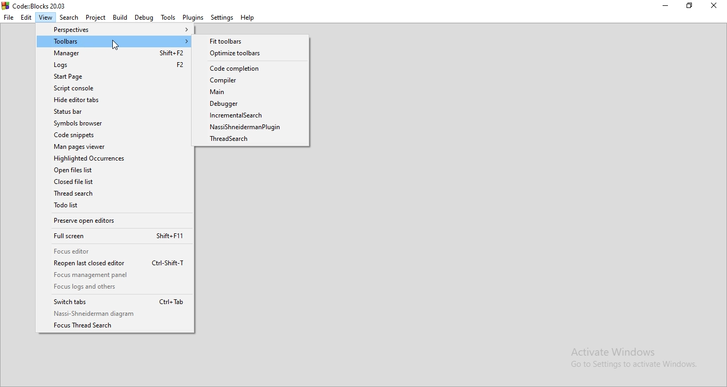 This screenshot has height=387, width=727. What do you see at coordinates (117, 263) in the screenshot?
I see `Reopen last closed editor` at bounding box center [117, 263].